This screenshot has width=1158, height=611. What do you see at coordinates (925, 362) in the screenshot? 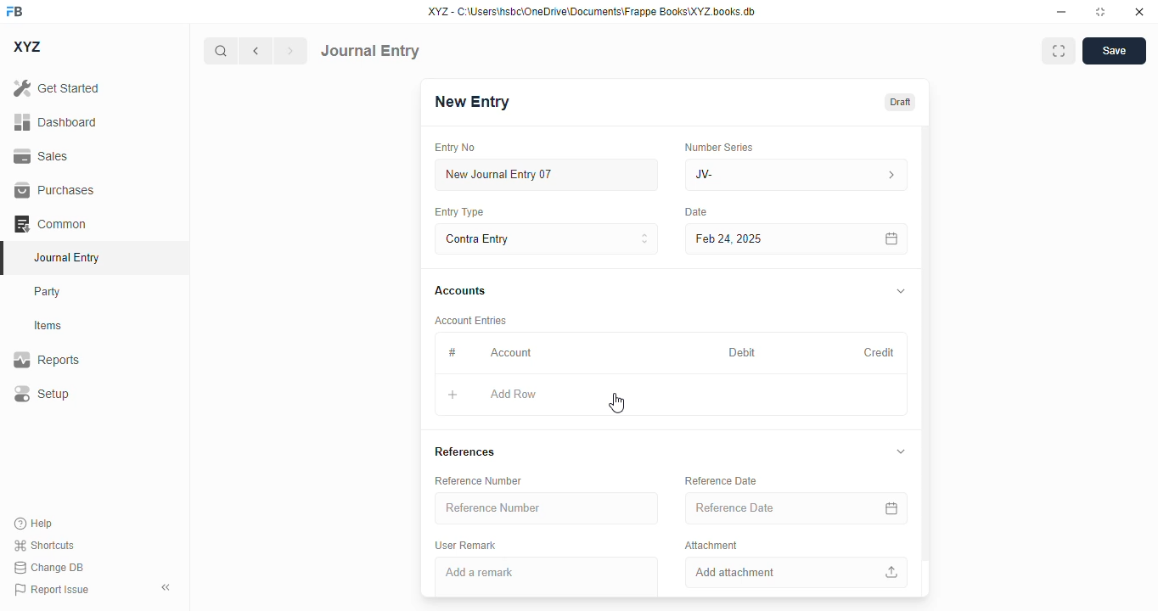
I see `vertical scroll bar` at bounding box center [925, 362].